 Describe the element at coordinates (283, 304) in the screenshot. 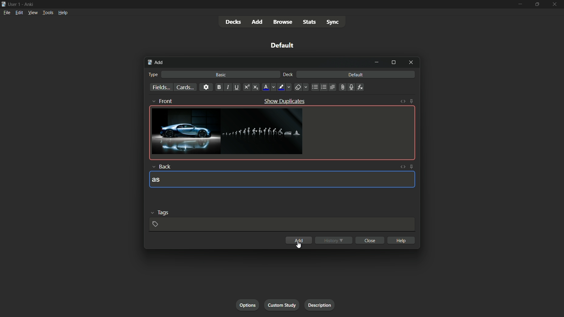

I see `custom study` at that location.